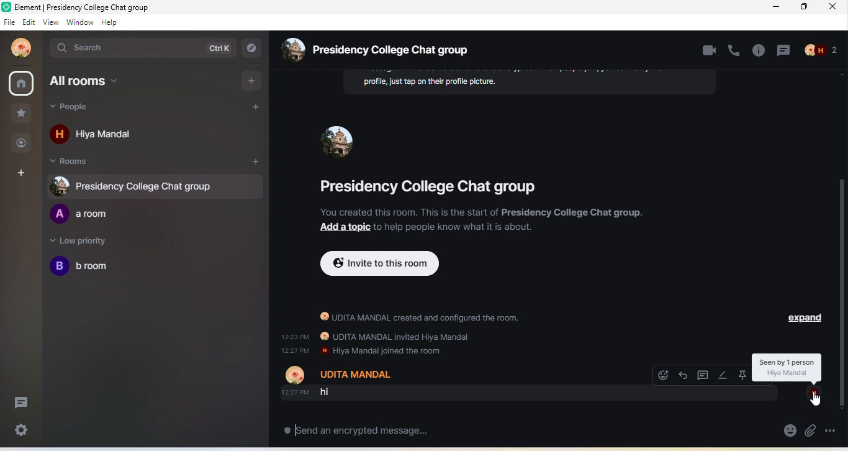  I want to click on presidency college chat group, so click(133, 186).